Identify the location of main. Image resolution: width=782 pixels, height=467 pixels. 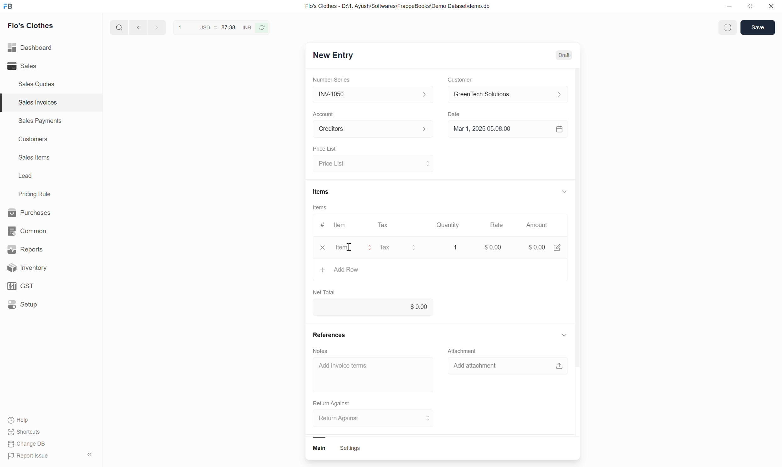
(322, 449).